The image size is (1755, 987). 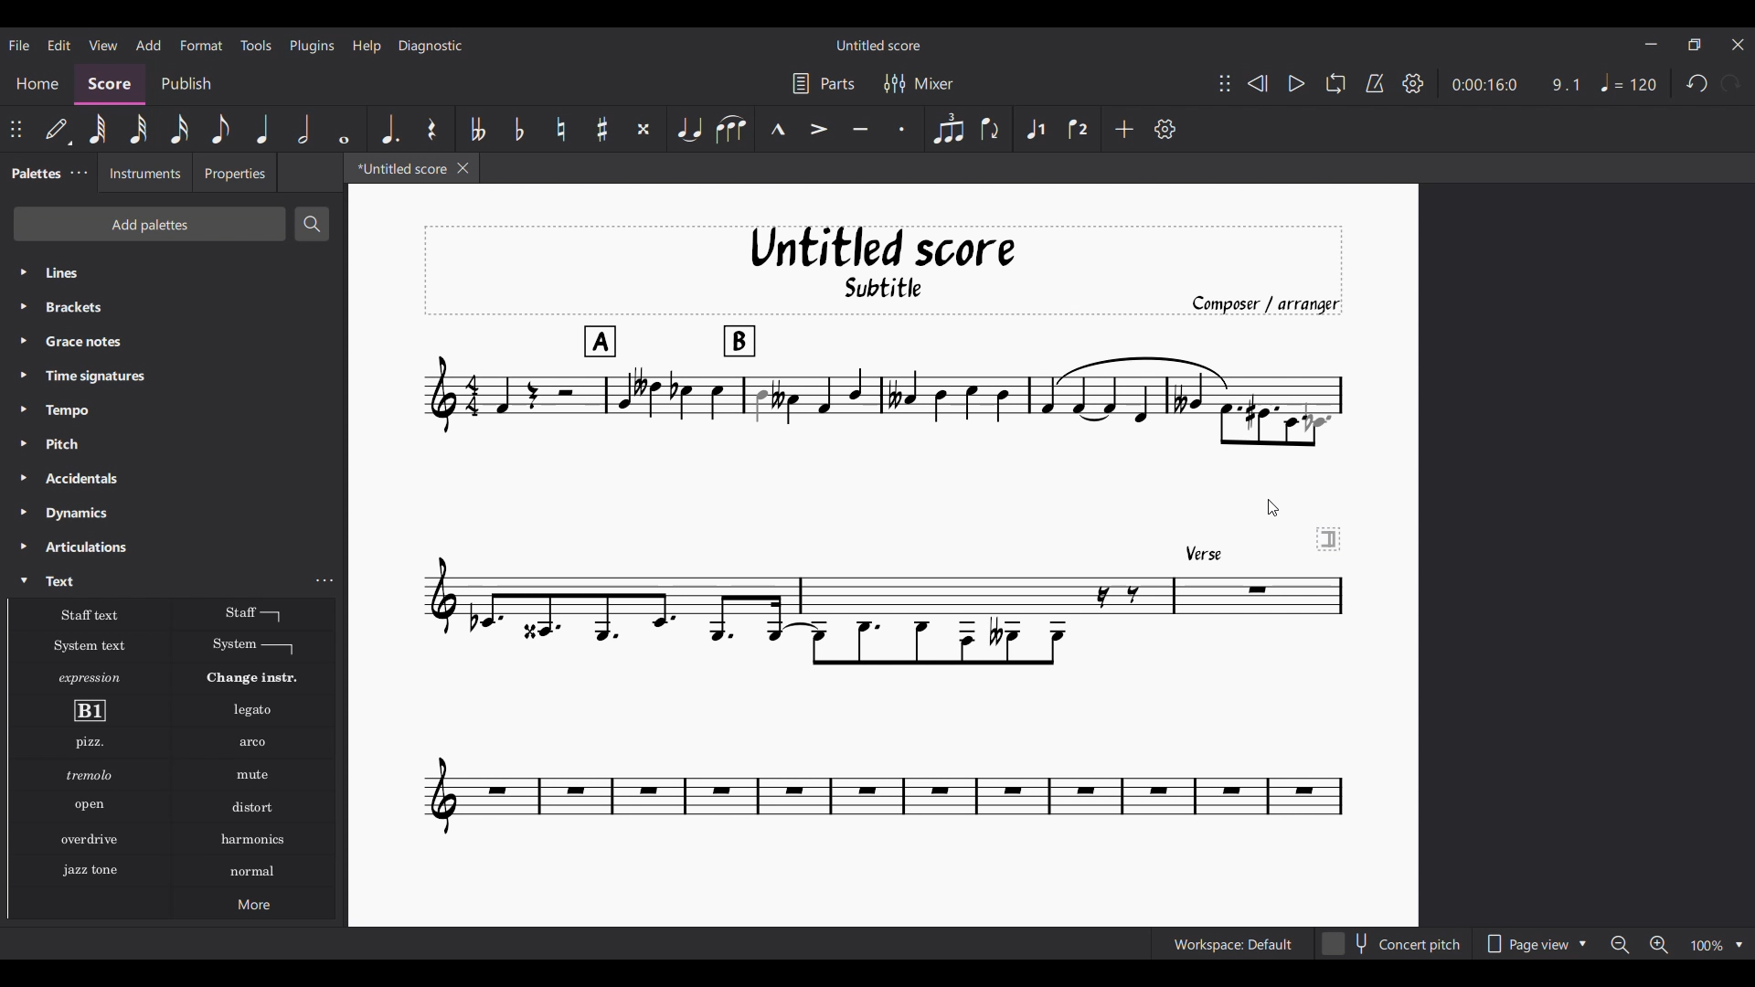 What do you see at coordinates (262, 128) in the screenshot?
I see `Quarter note` at bounding box center [262, 128].